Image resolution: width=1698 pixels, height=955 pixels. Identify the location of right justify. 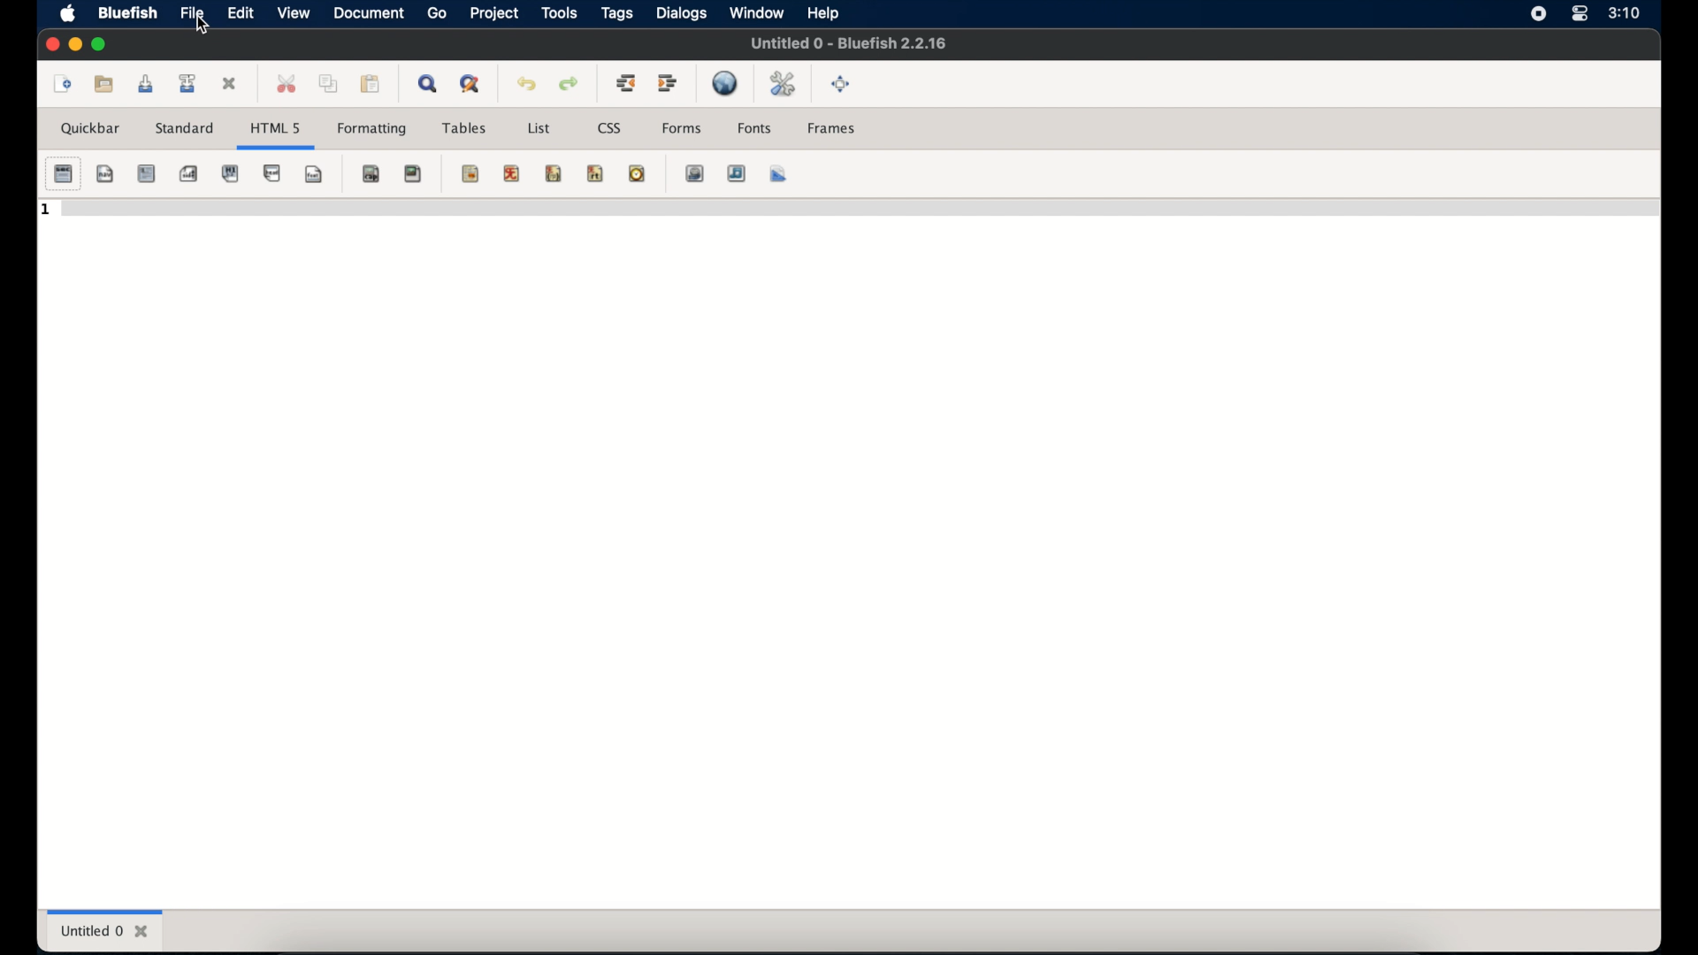
(537, 172).